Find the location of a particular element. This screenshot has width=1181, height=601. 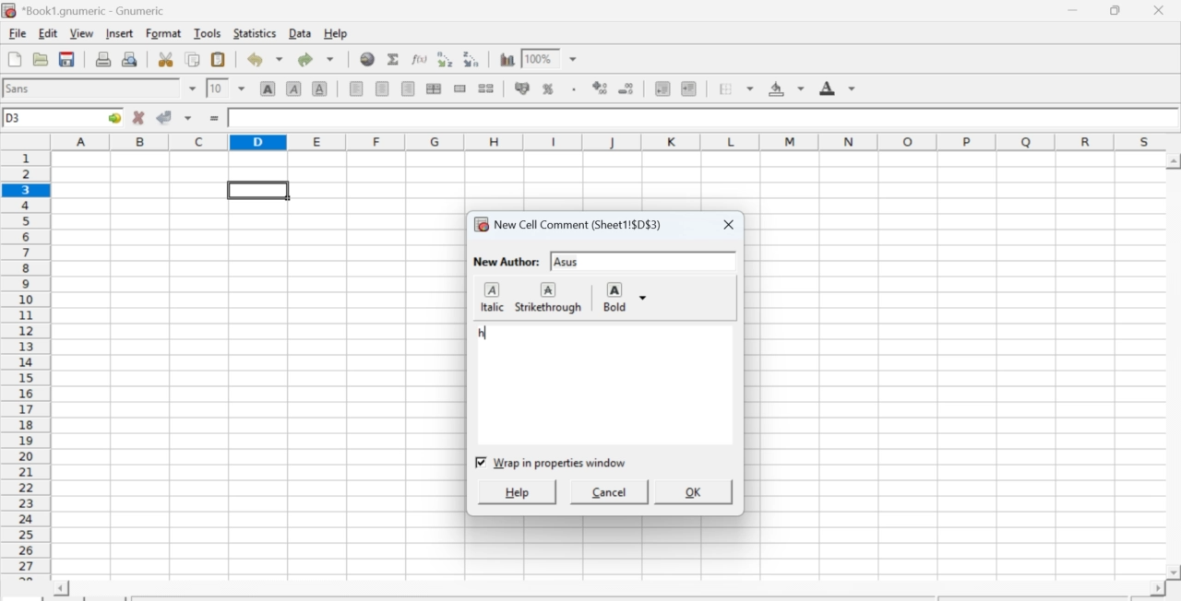

down is located at coordinates (189, 117).